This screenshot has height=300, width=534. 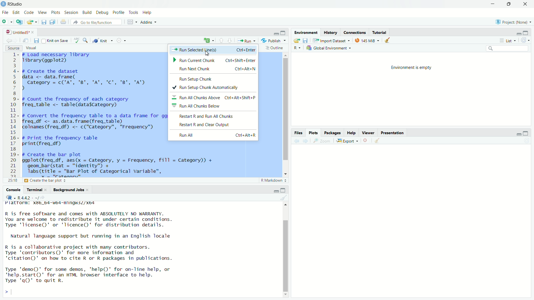 What do you see at coordinates (380, 32) in the screenshot?
I see `tutorial` at bounding box center [380, 32].